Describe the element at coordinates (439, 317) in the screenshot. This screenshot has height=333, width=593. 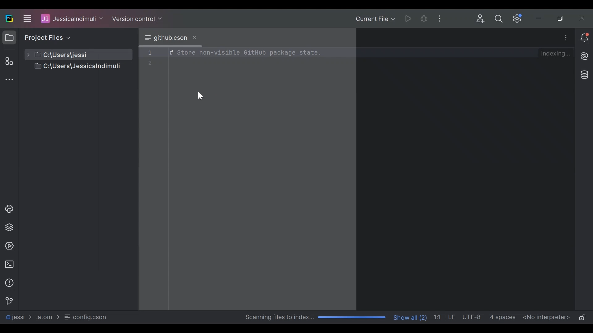
I see `Line Column` at that location.